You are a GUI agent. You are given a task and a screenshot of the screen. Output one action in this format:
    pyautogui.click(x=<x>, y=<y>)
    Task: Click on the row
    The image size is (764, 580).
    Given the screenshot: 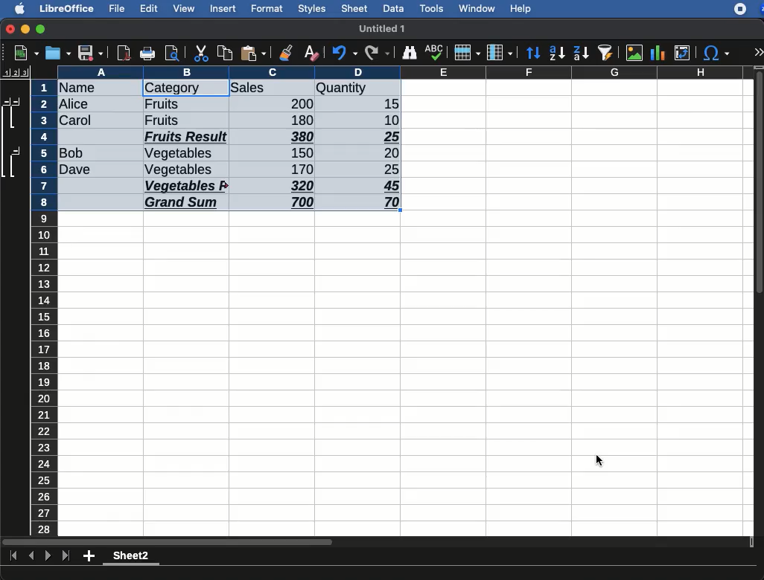 What is the action you would take?
    pyautogui.click(x=43, y=305)
    